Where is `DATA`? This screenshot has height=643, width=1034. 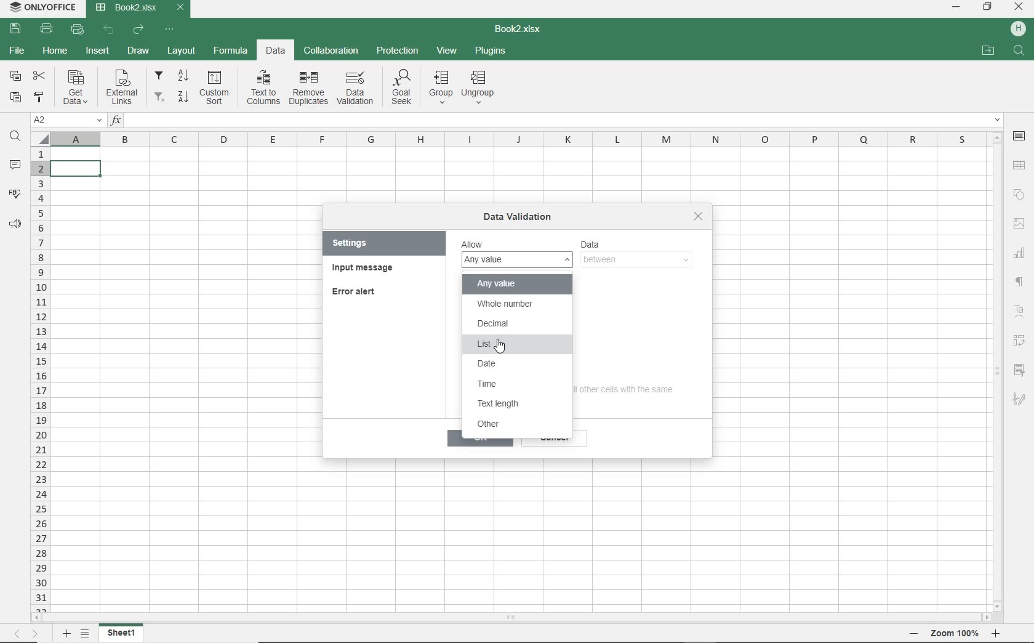 DATA is located at coordinates (273, 51).